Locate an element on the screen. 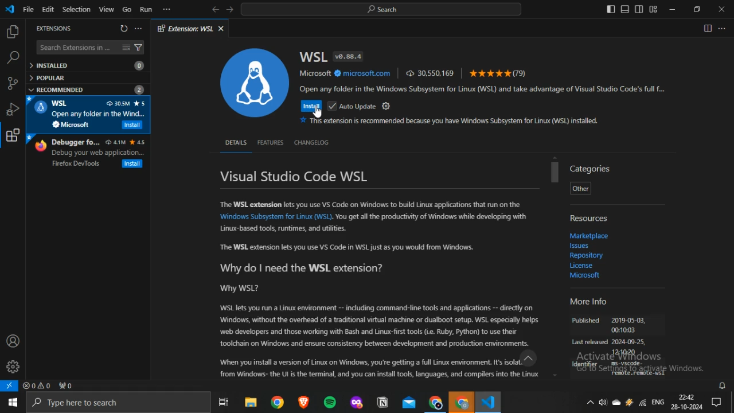 Image resolution: width=734 pixels, height=413 pixels. outlook is located at coordinates (410, 402).